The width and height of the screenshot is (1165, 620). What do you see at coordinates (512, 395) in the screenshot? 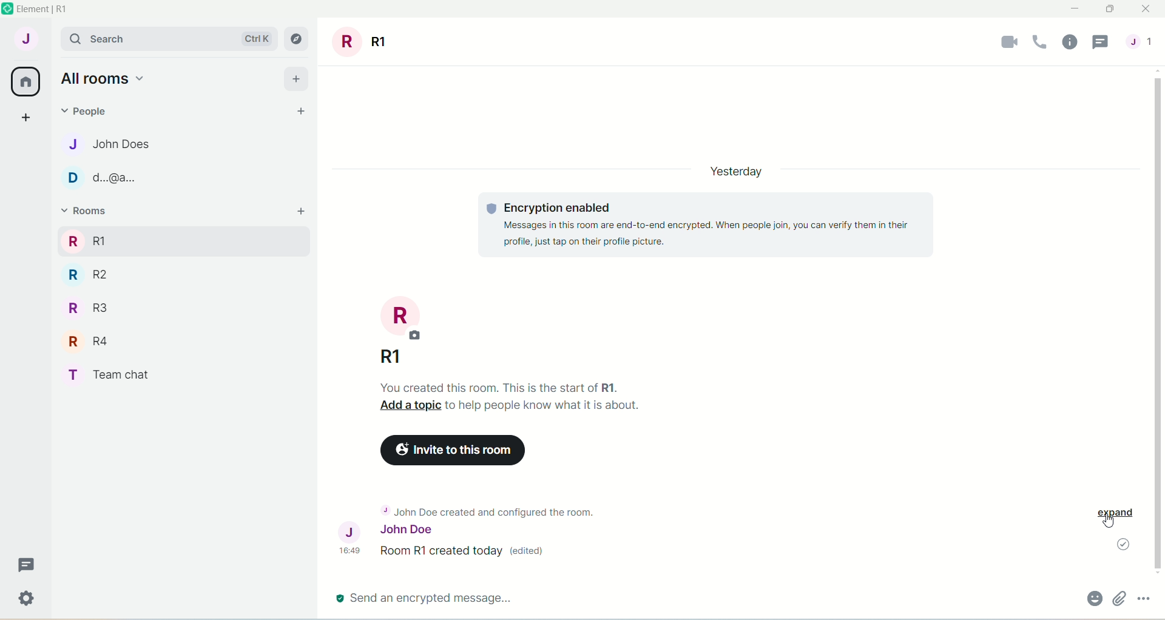
I see `You created this room. This is the start of R1.
Add a topic to help people know what it is about.` at bounding box center [512, 395].